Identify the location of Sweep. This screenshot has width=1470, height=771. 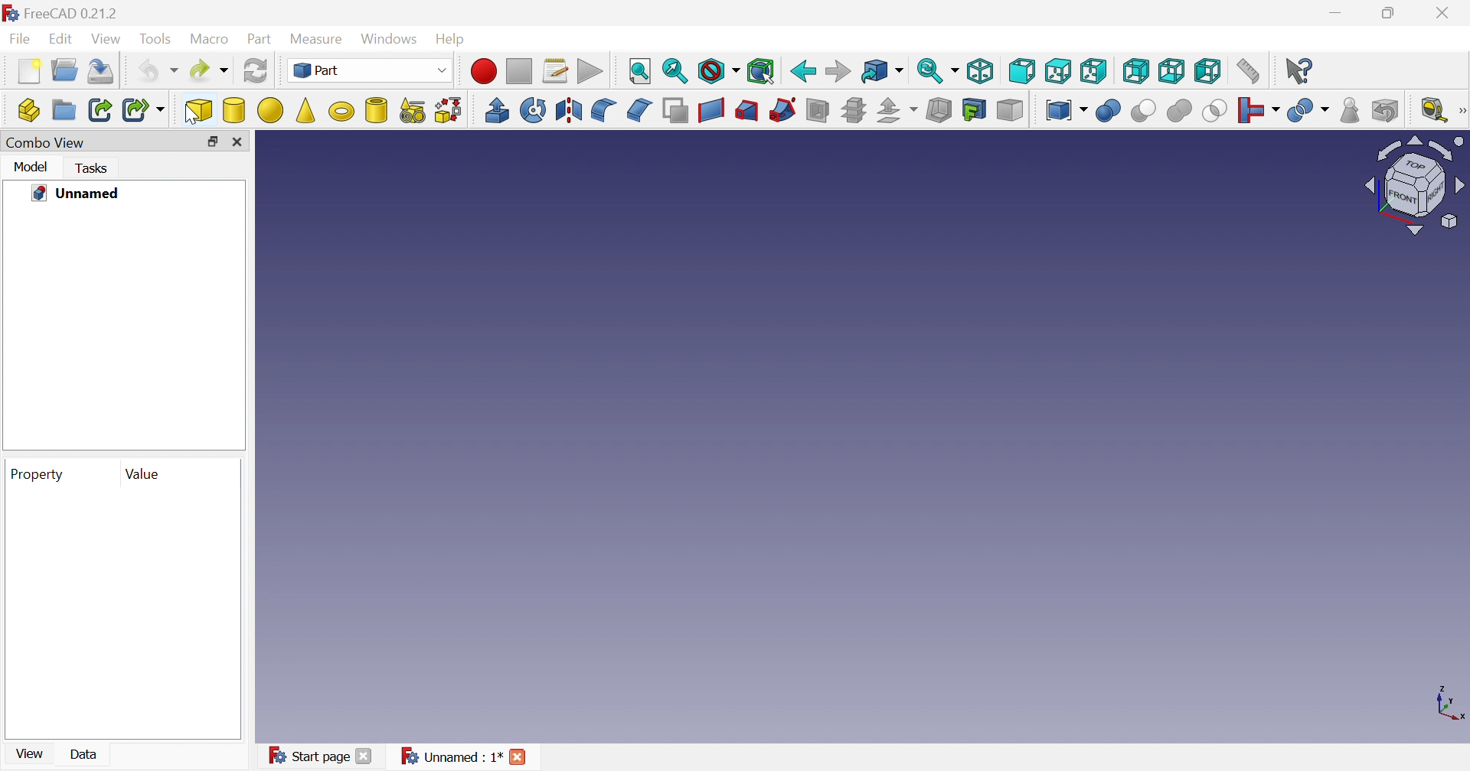
(782, 109).